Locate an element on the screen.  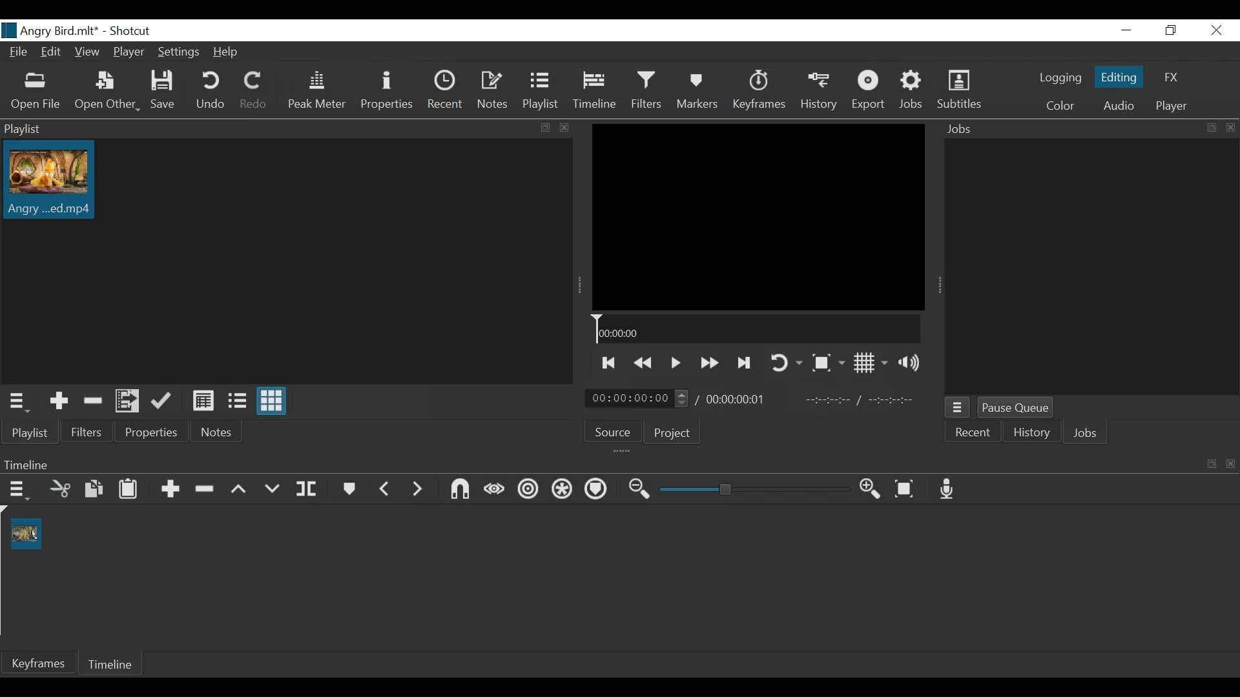
Properties is located at coordinates (152, 429).